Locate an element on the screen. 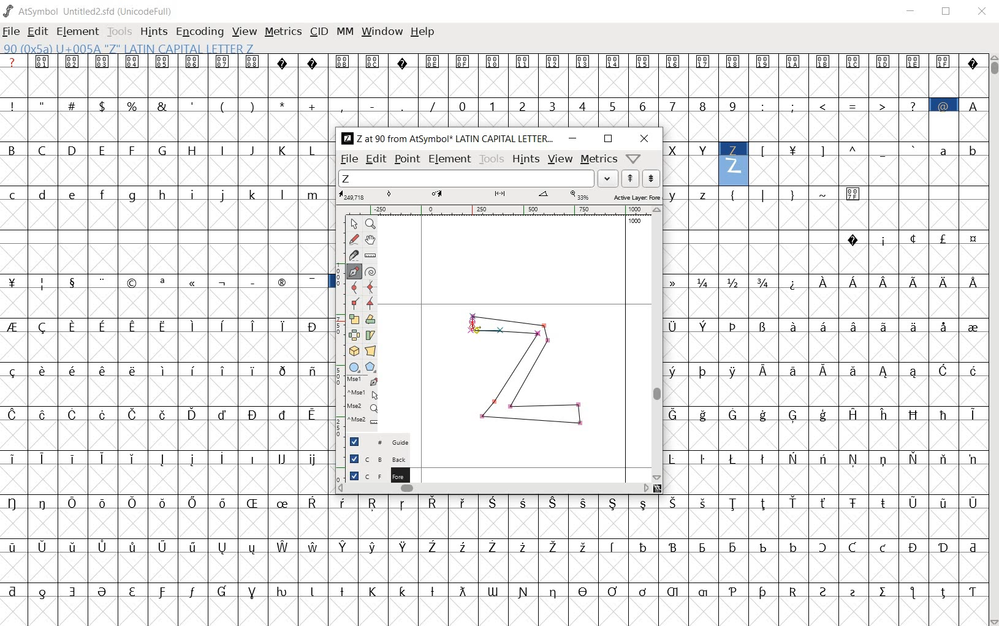 This screenshot has width=999, height=626. window is located at coordinates (382, 32).